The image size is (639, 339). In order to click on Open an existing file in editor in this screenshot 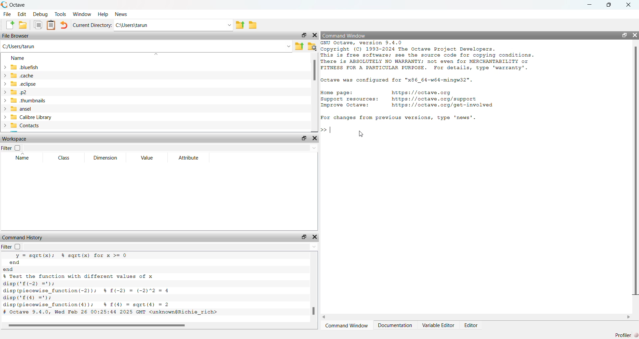, I will do `click(23, 25)`.